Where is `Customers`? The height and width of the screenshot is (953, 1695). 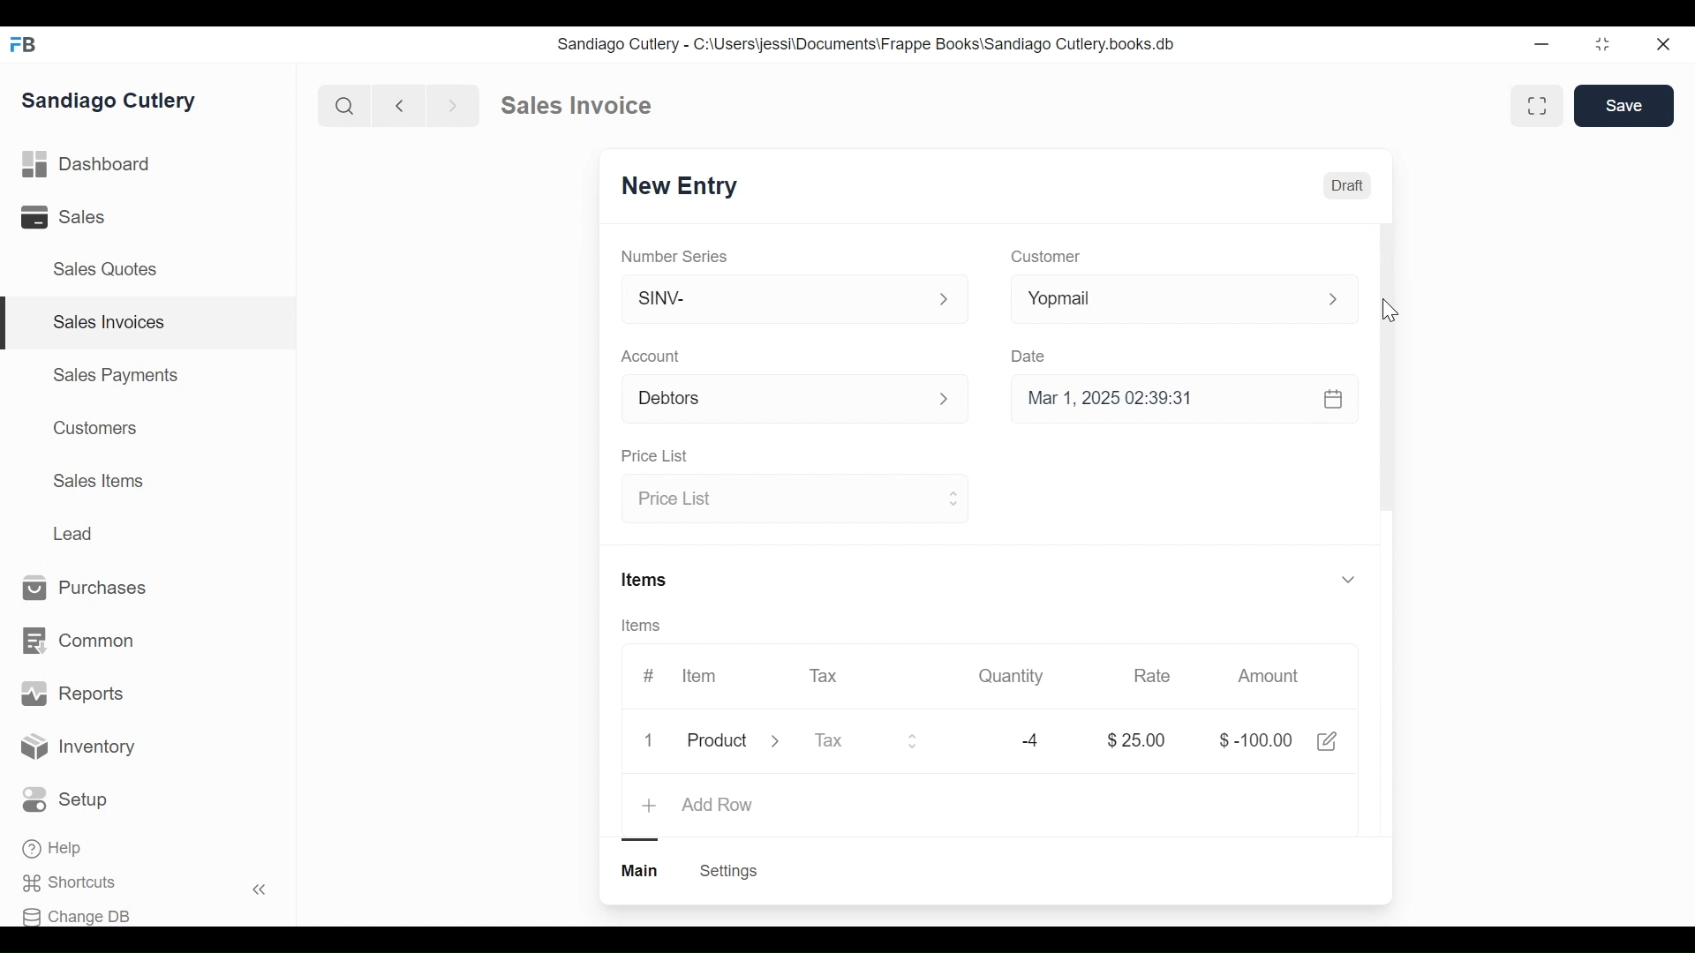
Customers is located at coordinates (97, 427).